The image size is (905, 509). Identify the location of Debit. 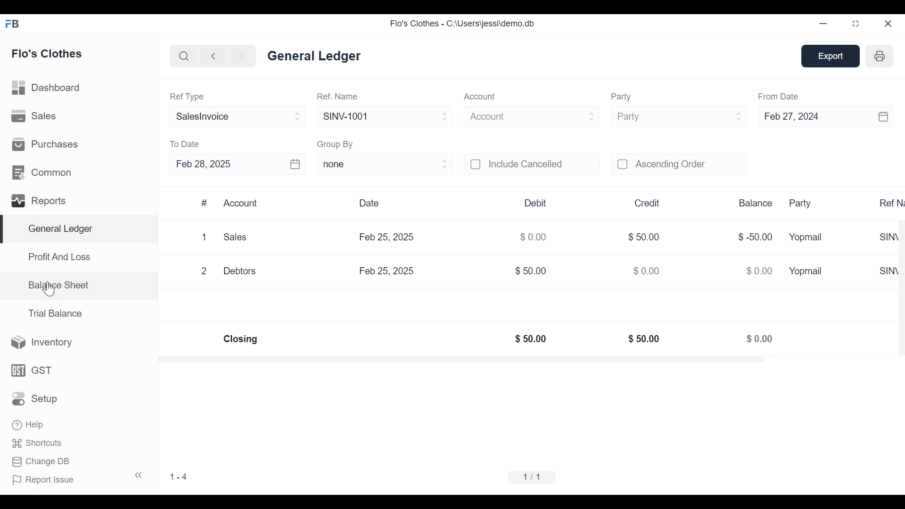
(537, 203).